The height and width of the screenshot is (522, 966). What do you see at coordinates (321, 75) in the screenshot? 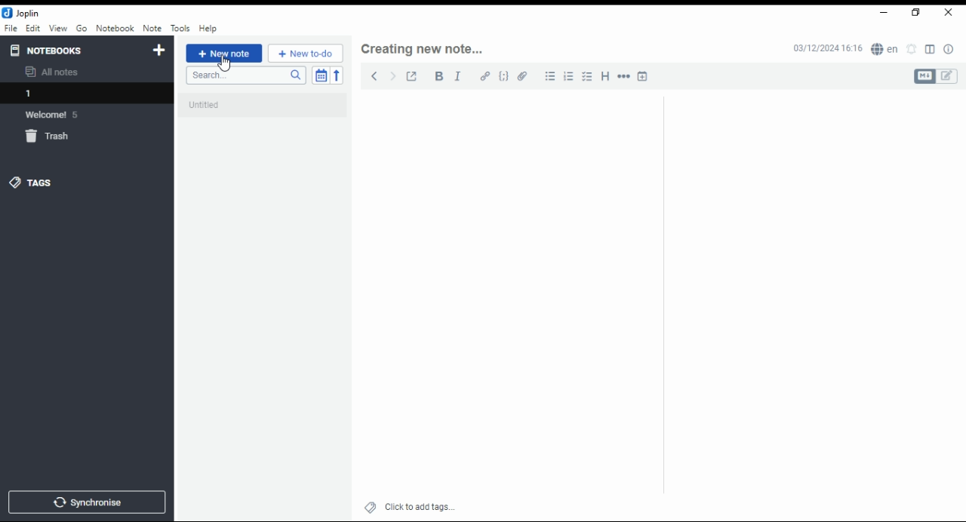
I see `toggle sort order field` at bounding box center [321, 75].